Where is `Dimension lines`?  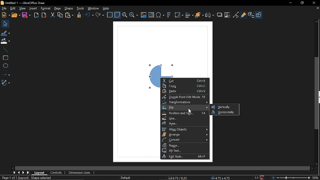 Dimension lines is located at coordinates (80, 172).